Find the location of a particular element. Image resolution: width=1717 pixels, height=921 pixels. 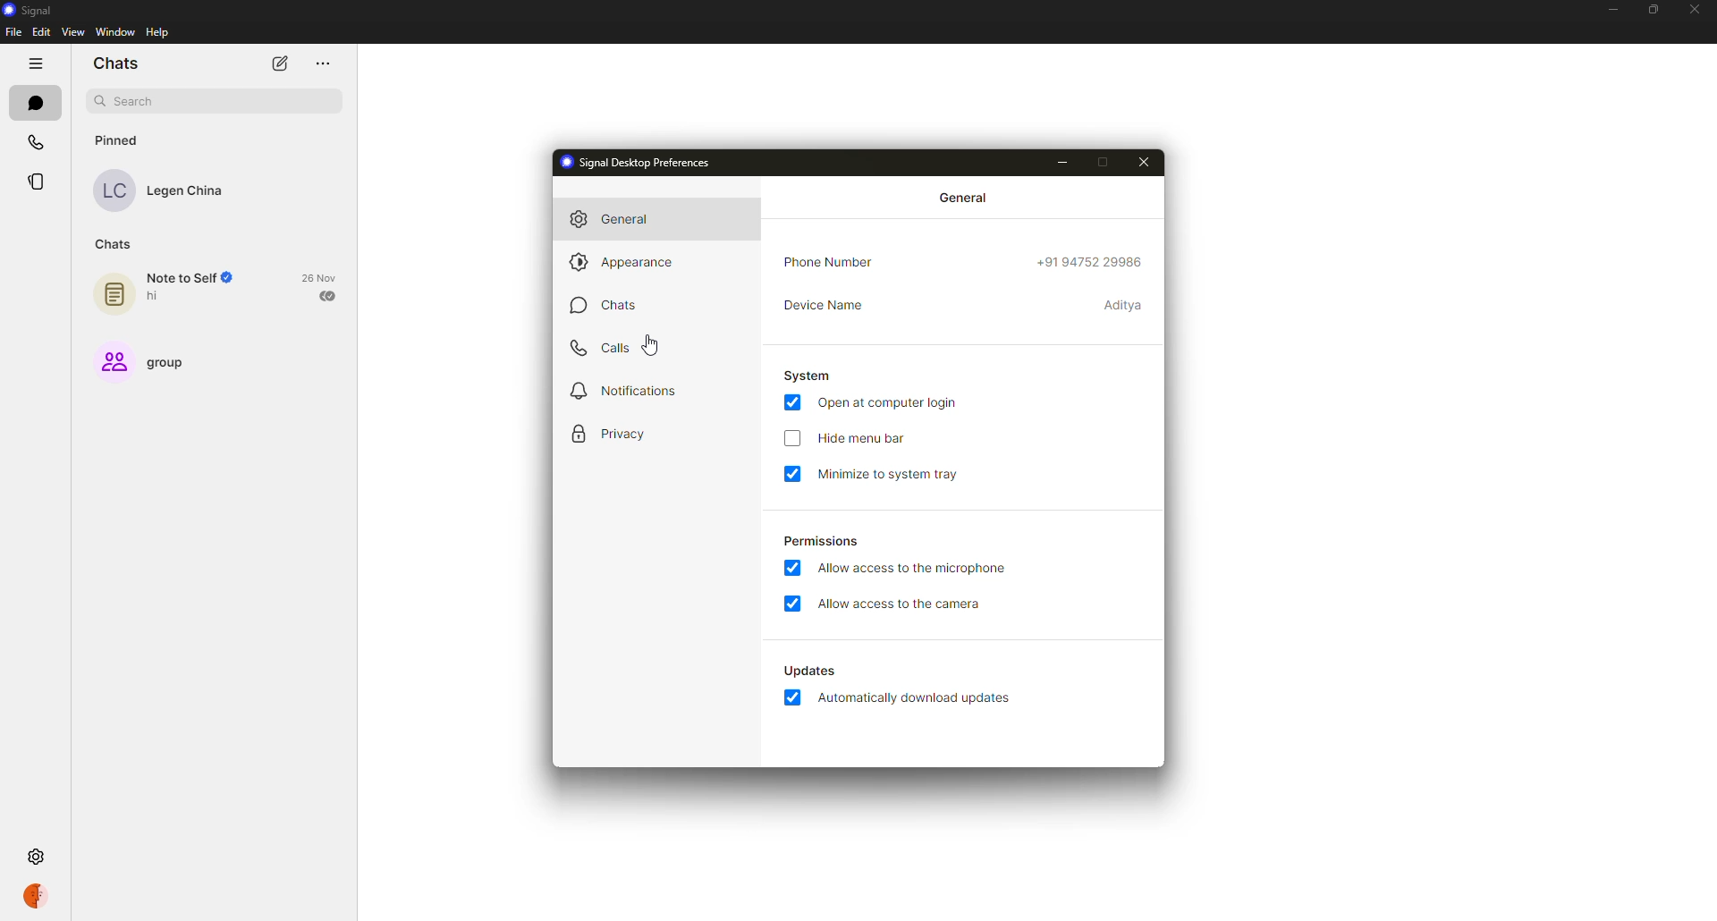

permissions is located at coordinates (823, 539).